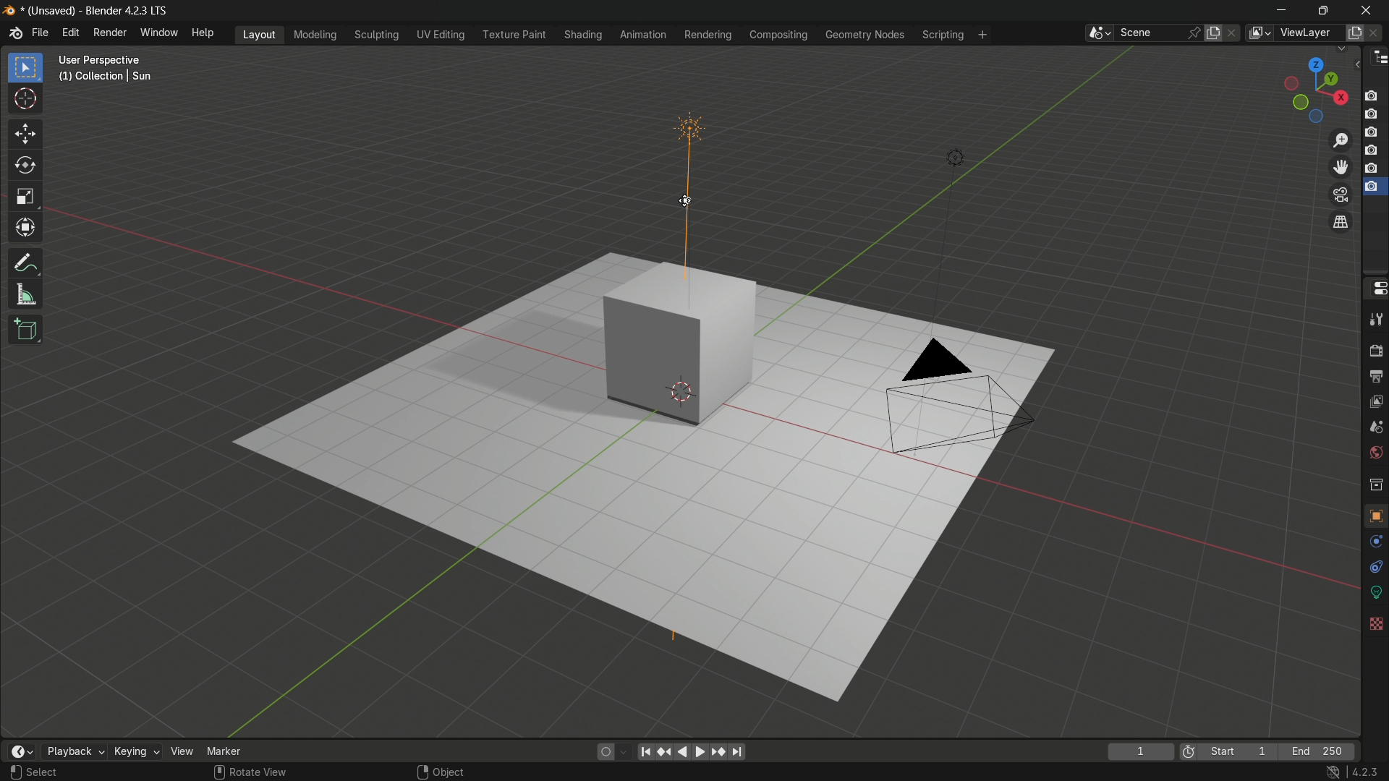 Image resolution: width=1389 pixels, height=781 pixels. Describe the element at coordinates (27, 264) in the screenshot. I see `annotate` at that location.